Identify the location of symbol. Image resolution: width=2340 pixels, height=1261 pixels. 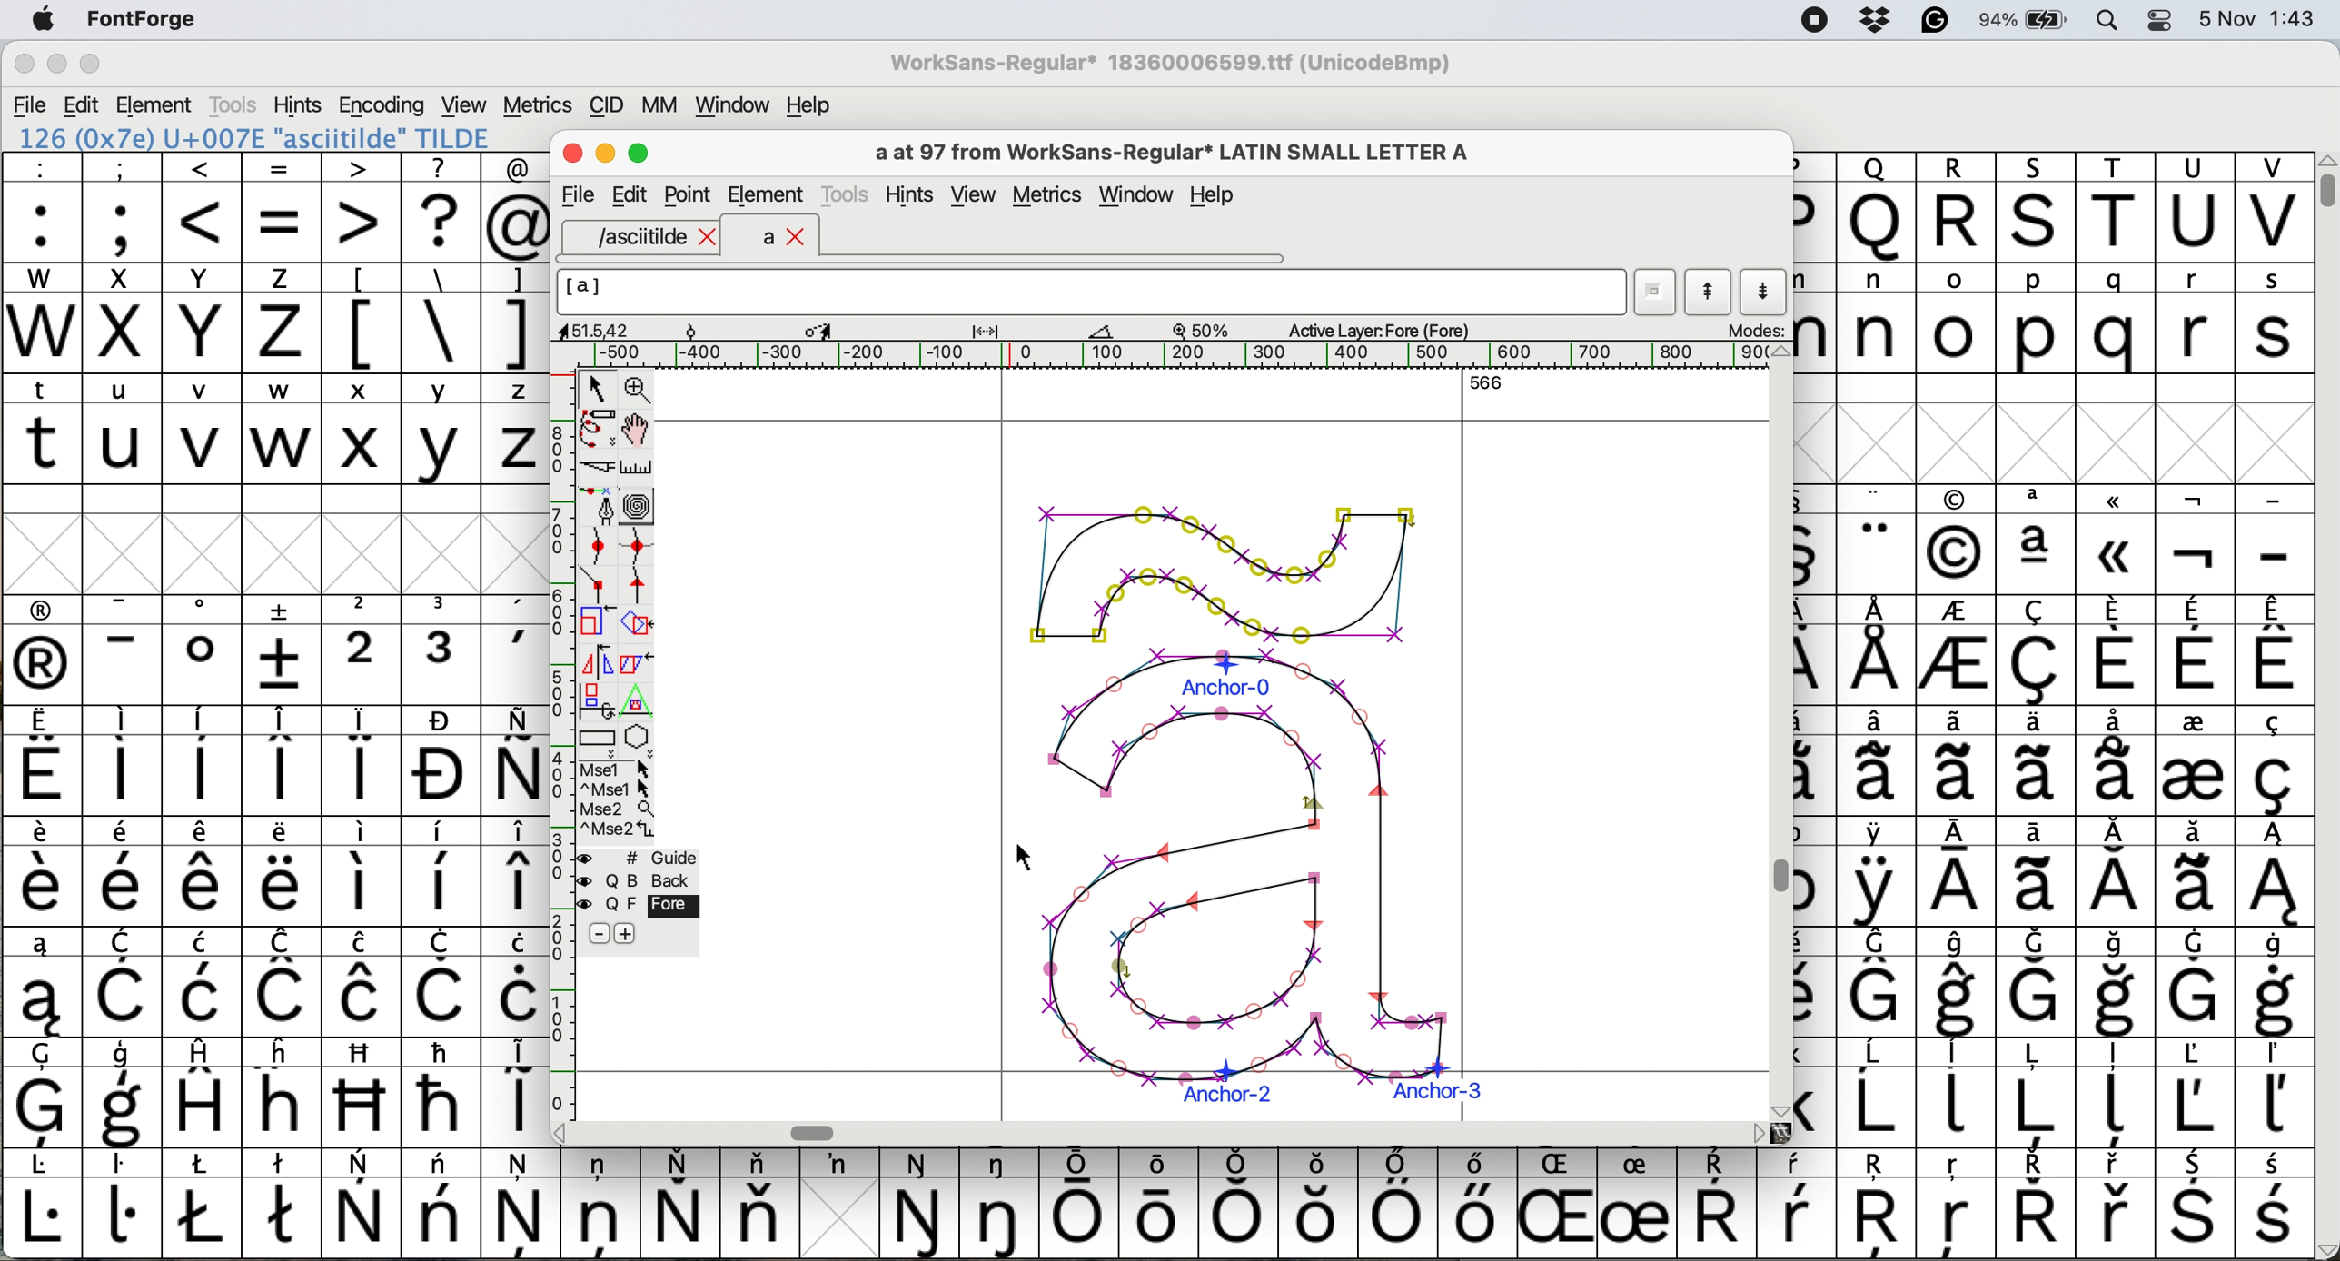
(2120, 984).